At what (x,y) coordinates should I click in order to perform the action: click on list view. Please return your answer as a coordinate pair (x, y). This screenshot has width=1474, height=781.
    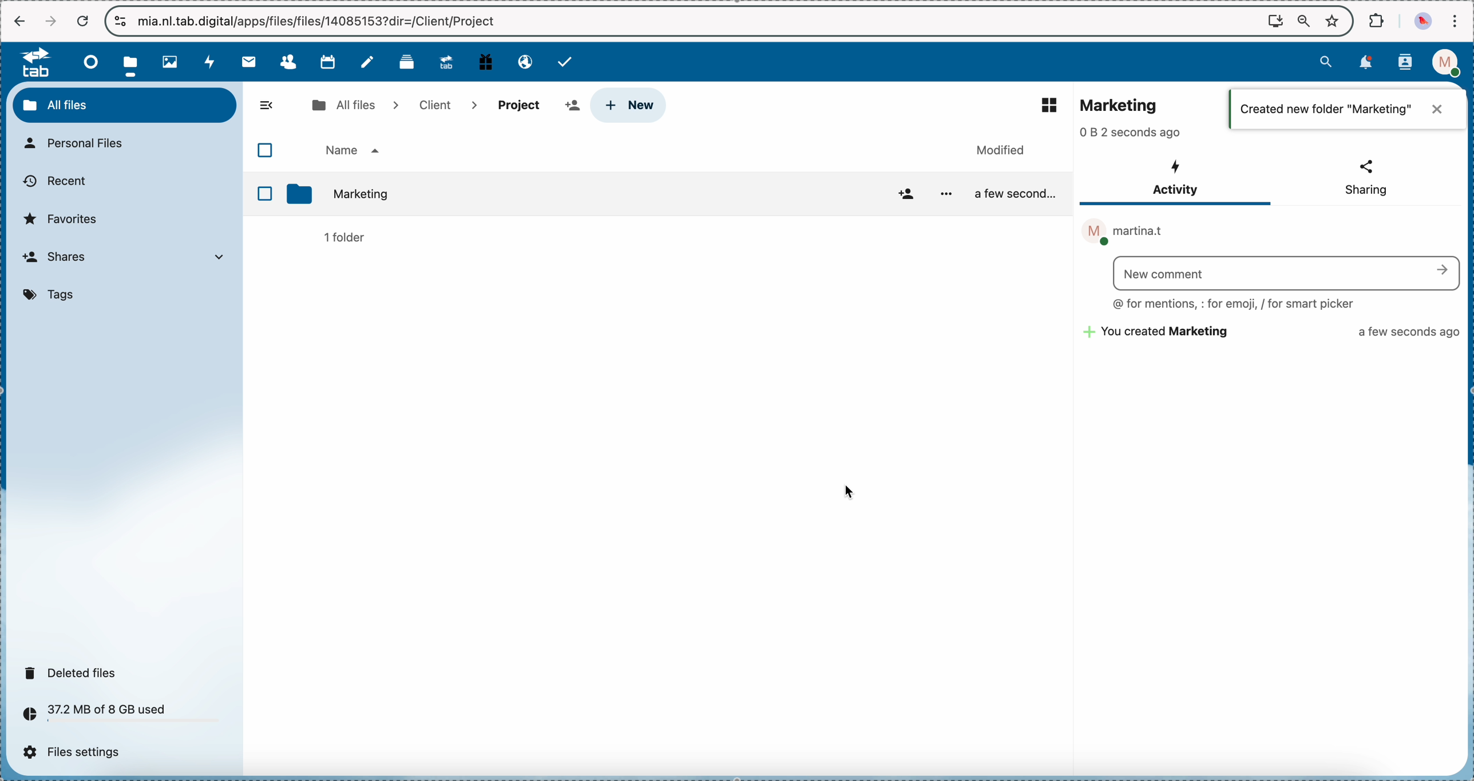
    Looking at the image, I should click on (1346, 110).